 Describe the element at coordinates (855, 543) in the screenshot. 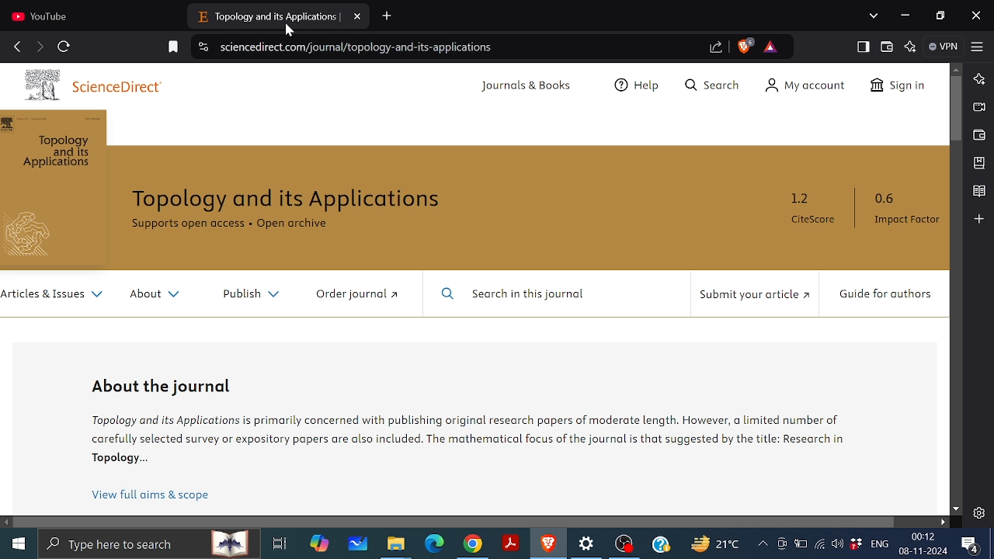

I see `Dropbox` at that location.